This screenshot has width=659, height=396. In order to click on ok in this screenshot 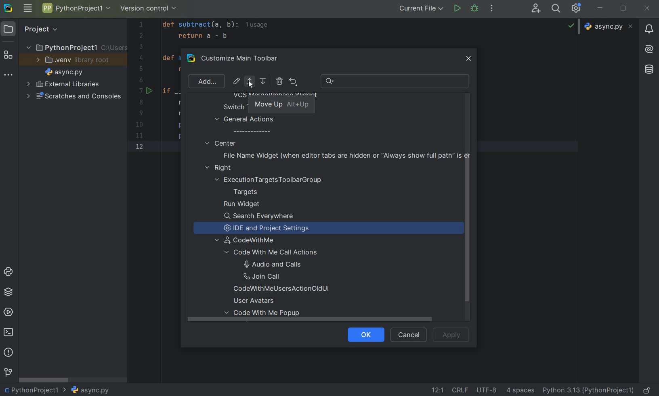, I will do `click(363, 334)`.